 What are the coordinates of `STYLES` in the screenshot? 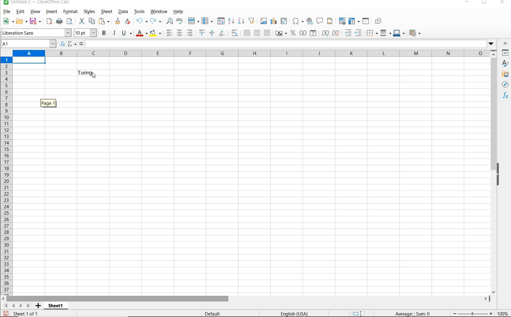 It's located at (89, 12).